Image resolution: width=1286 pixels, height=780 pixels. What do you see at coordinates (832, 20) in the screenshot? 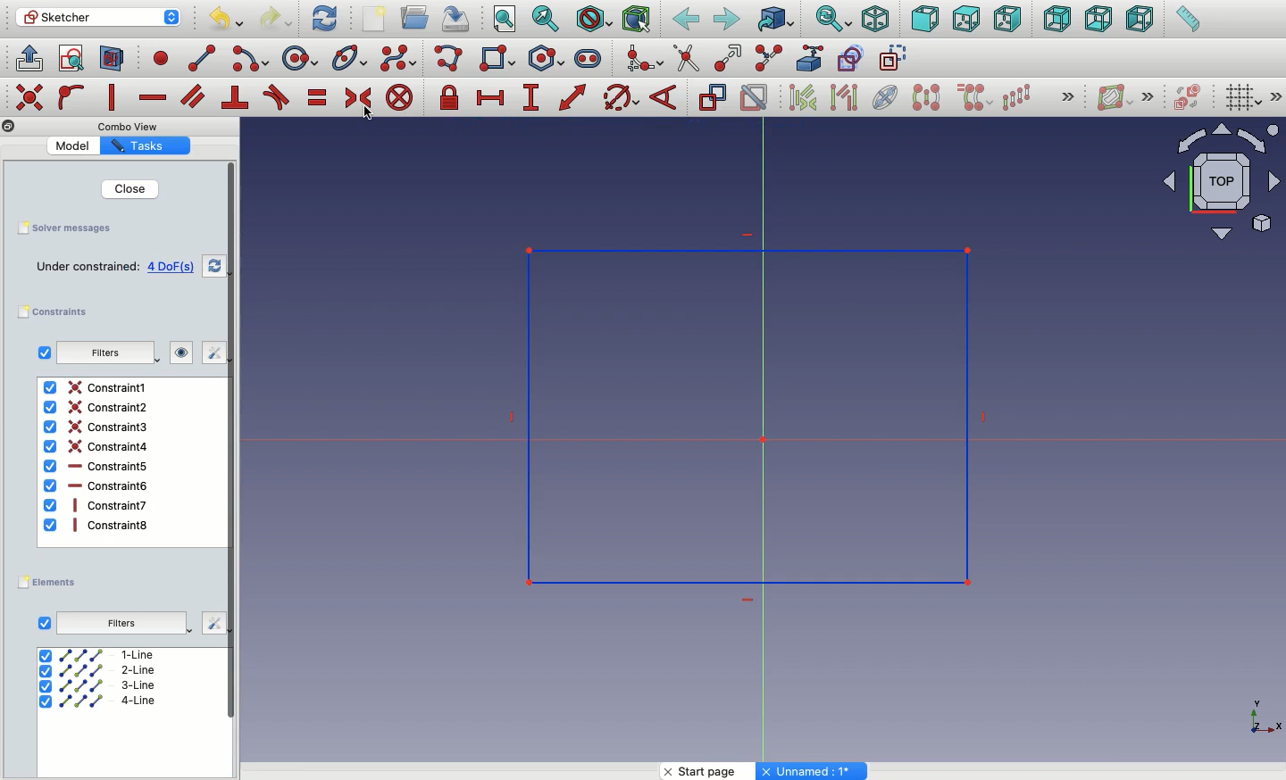
I see `Sync view` at bounding box center [832, 20].